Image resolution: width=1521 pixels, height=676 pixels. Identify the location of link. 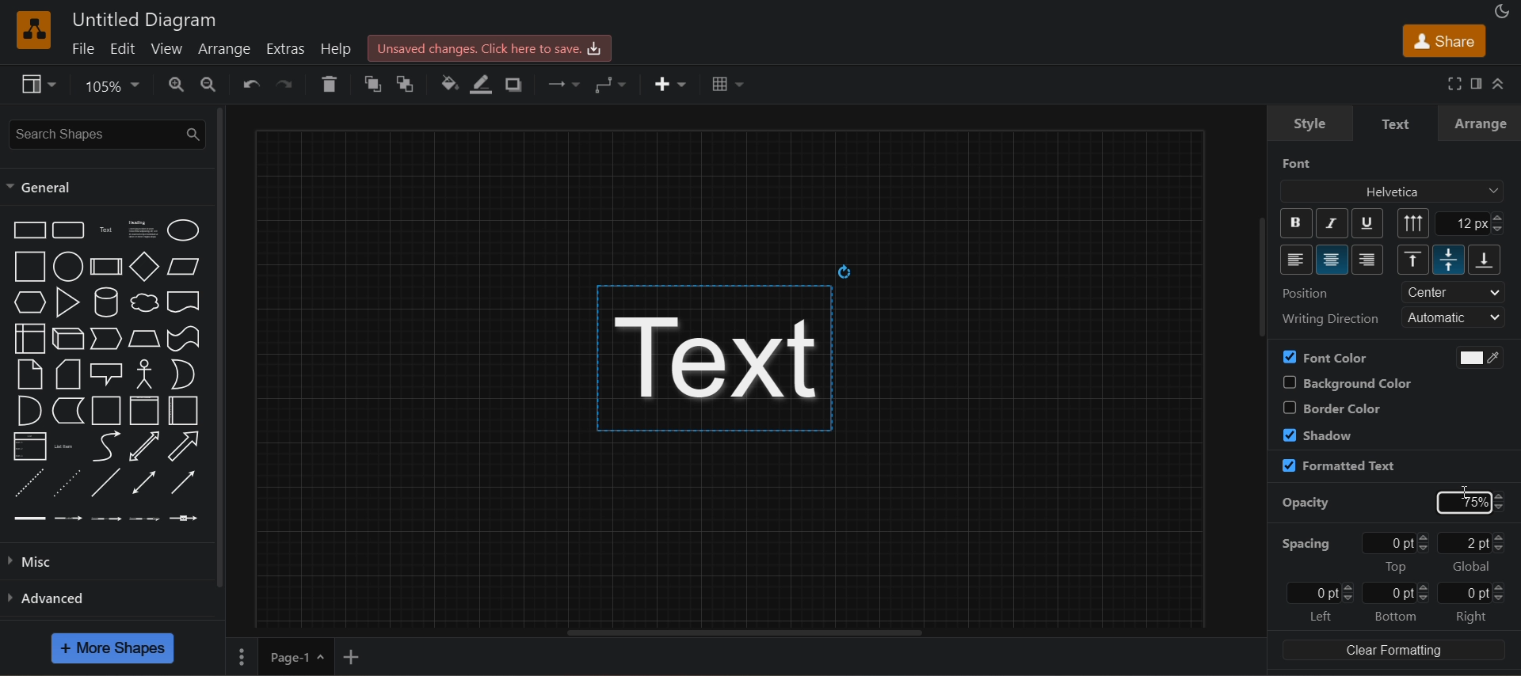
(28, 518).